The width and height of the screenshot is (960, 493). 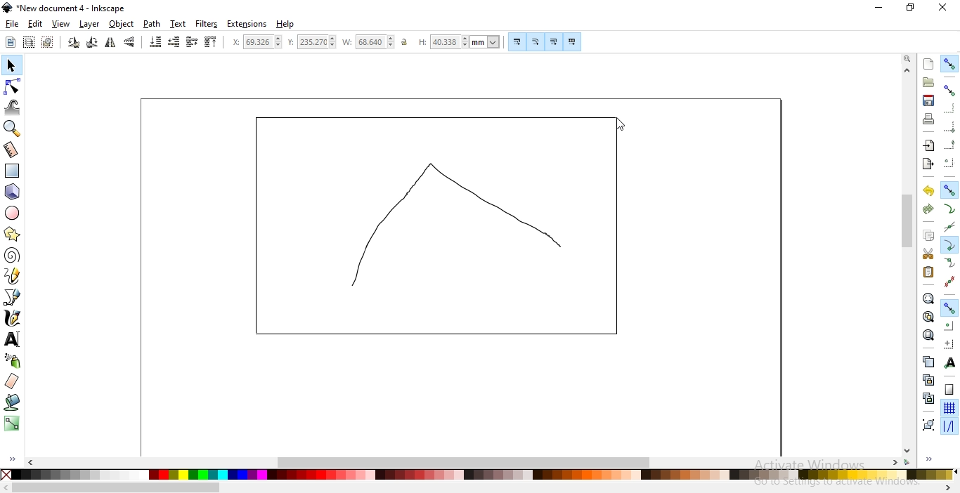 What do you see at coordinates (948, 109) in the screenshot?
I see `snap to edges of bounding boxes` at bounding box center [948, 109].